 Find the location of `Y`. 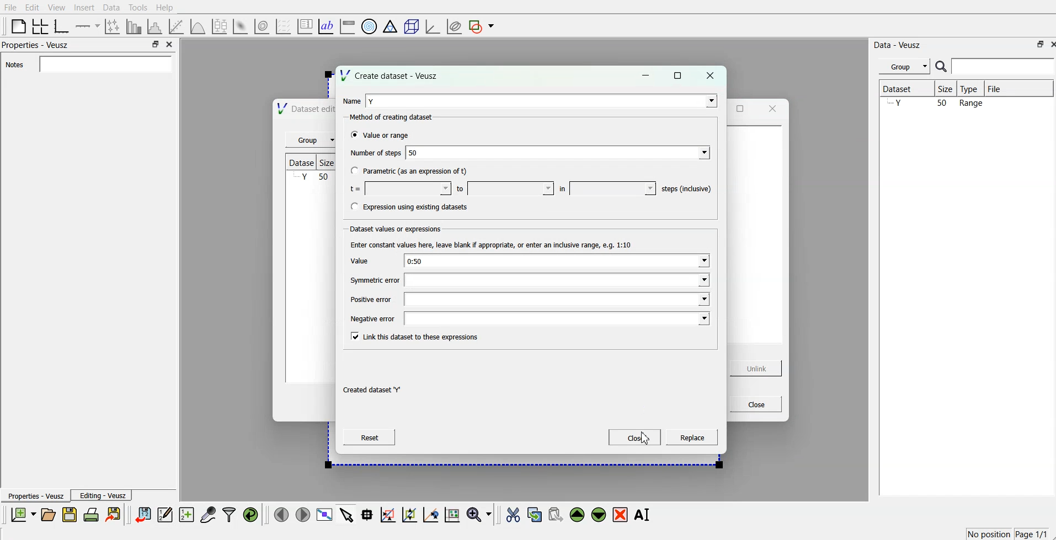

Y is located at coordinates (542, 100).